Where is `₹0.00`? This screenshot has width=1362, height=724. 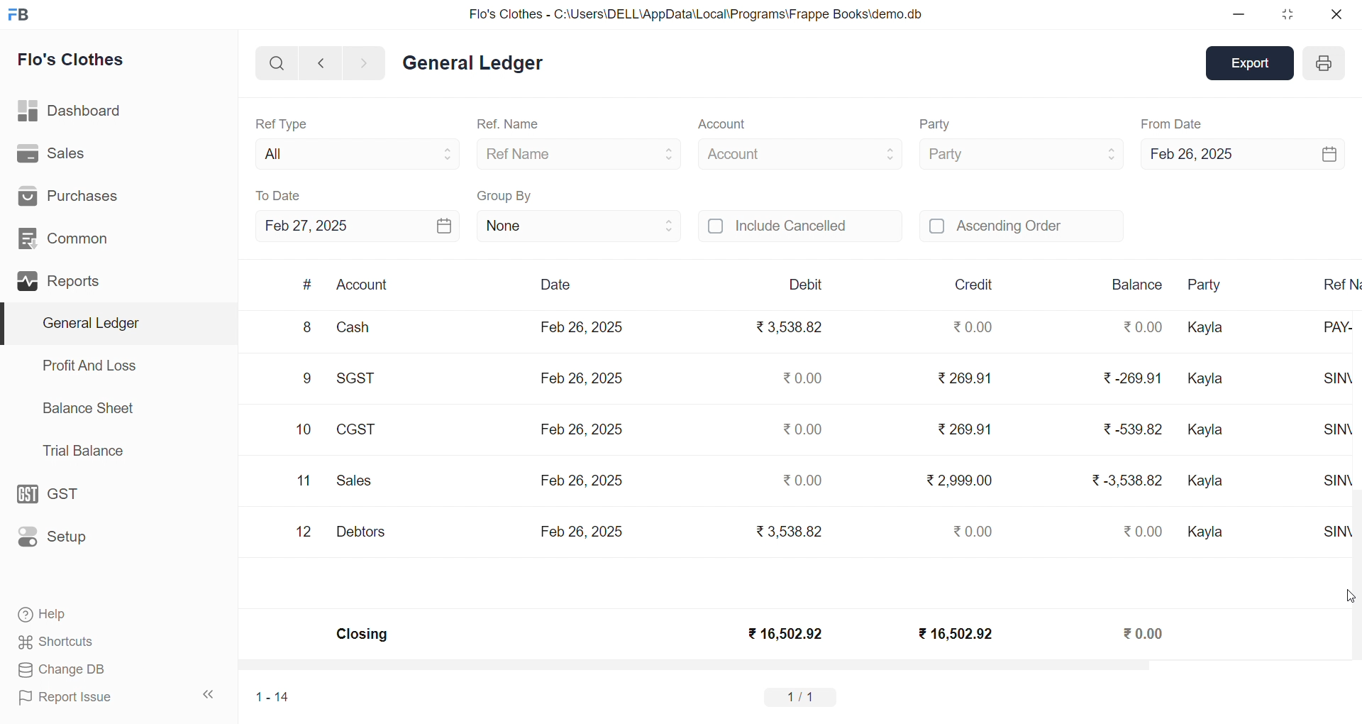
₹0.00 is located at coordinates (799, 378).